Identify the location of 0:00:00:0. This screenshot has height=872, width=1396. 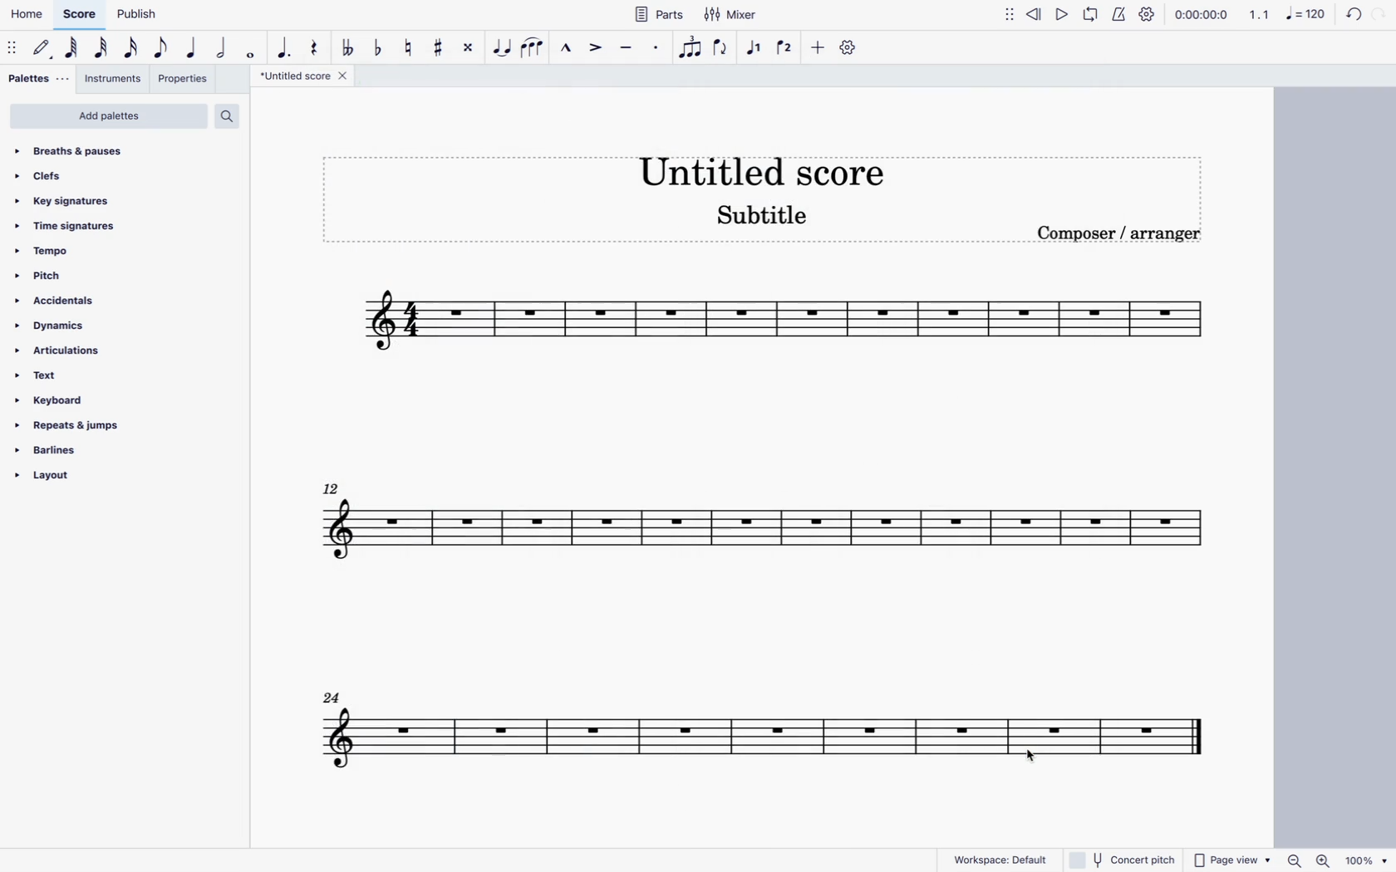
(1204, 16).